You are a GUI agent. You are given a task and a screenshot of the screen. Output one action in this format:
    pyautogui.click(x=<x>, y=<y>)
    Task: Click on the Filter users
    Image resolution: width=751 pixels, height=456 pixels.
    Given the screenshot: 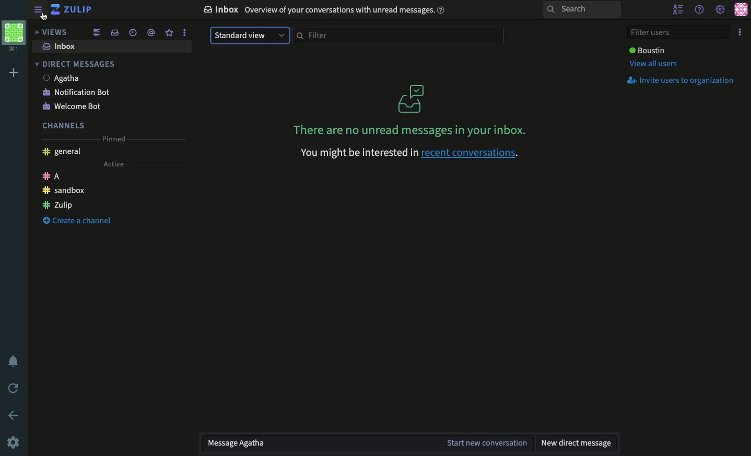 What is the action you would take?
    pyautogui.click(x=680, y=33)
    